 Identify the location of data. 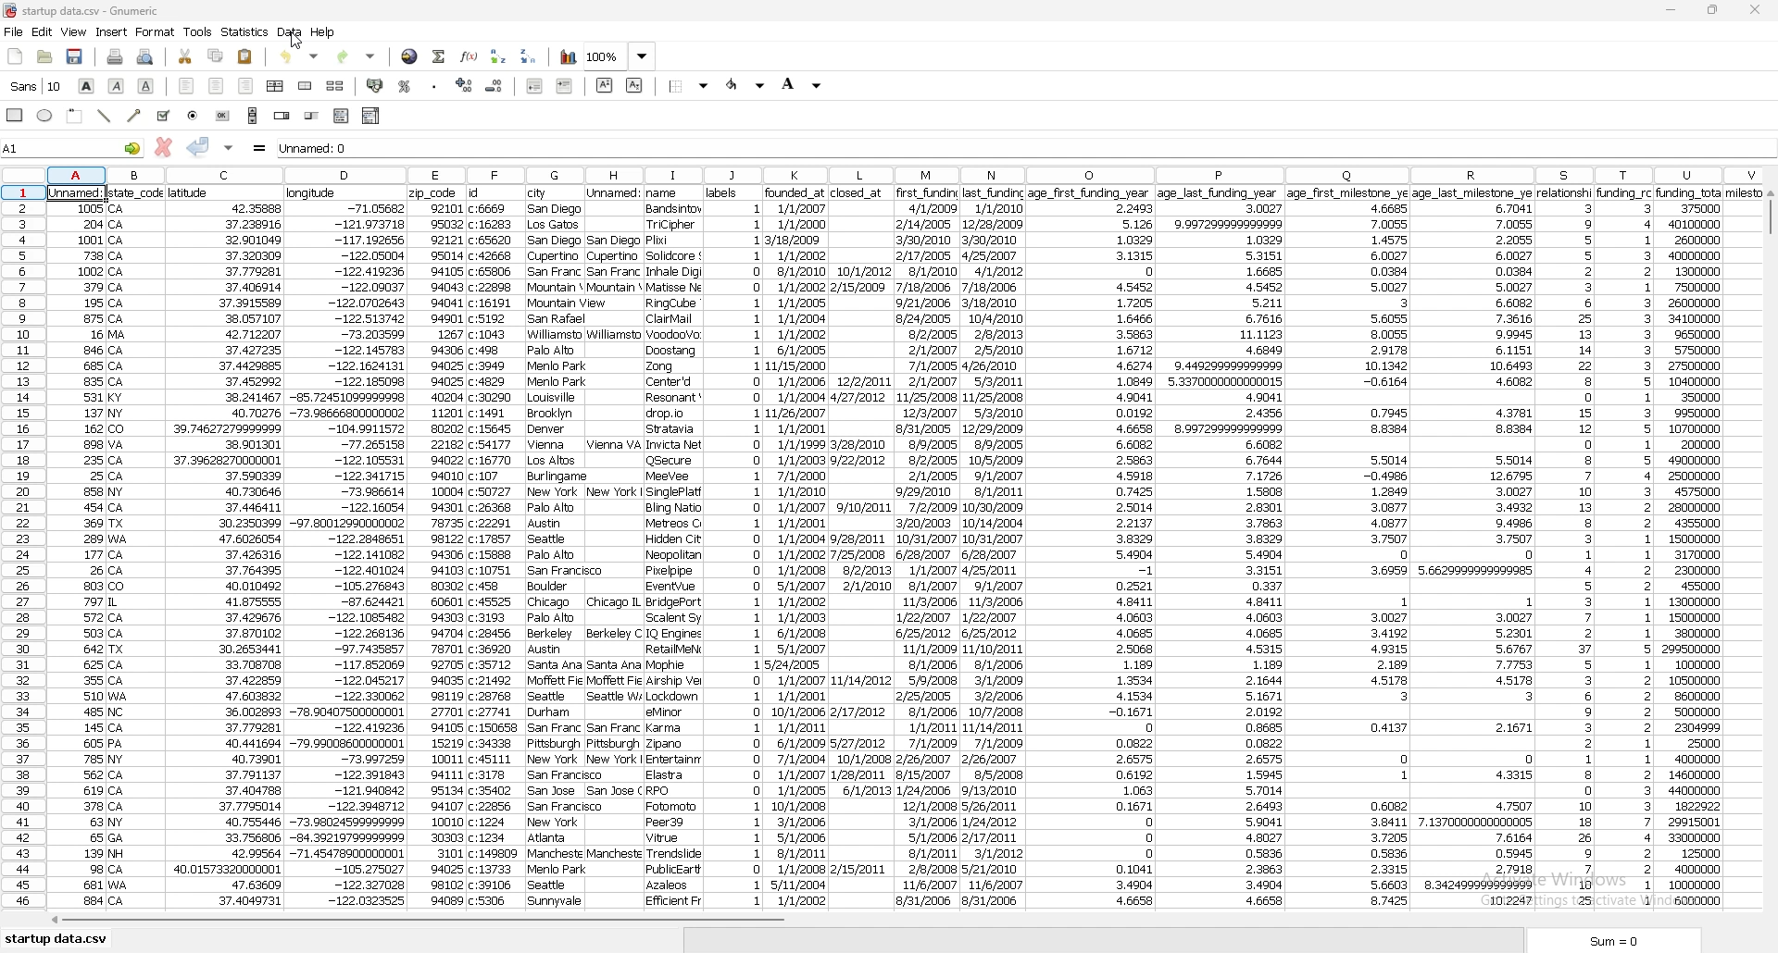
(1089, 550).